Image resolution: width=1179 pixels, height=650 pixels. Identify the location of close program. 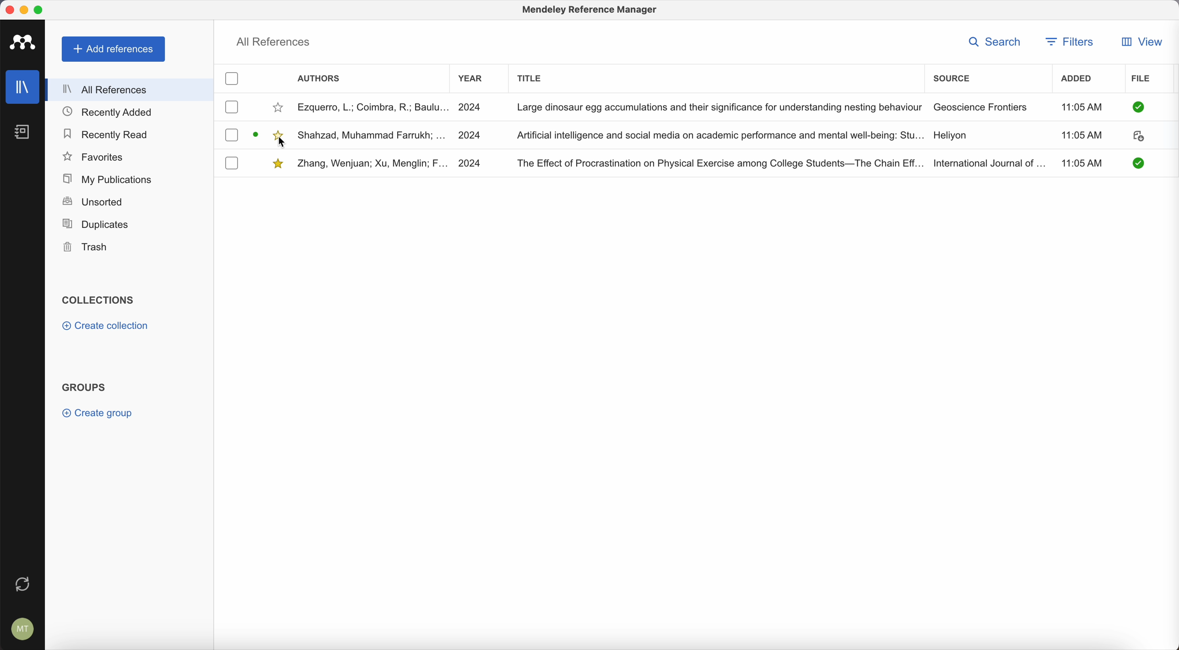
(9, 10).